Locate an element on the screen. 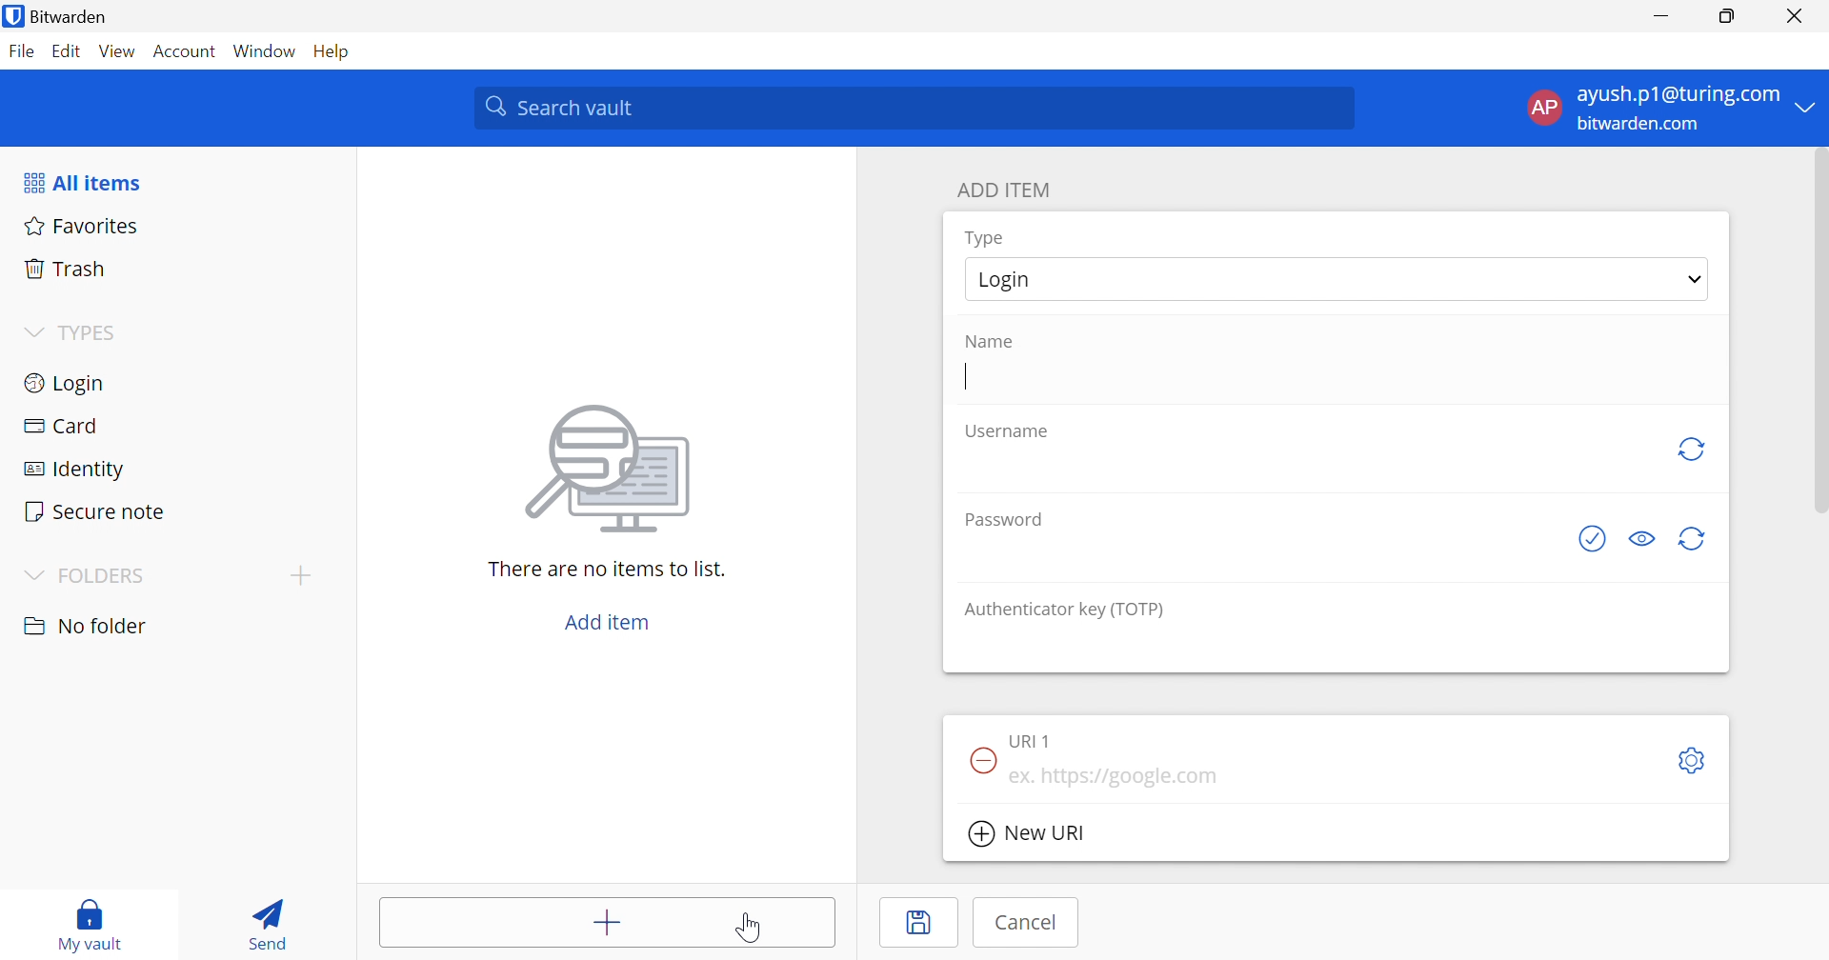 The width and height of the screenshot is (1829, 960). All items is located at coordinates (81, 183).